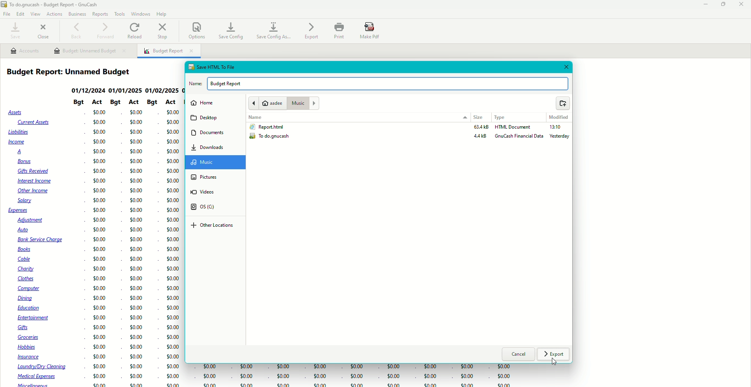 Image resolution: width=751 pixels, height=387 pixels. Describe the element at coordinates (351, 376) in the screenshot. I see `$0` at that location.